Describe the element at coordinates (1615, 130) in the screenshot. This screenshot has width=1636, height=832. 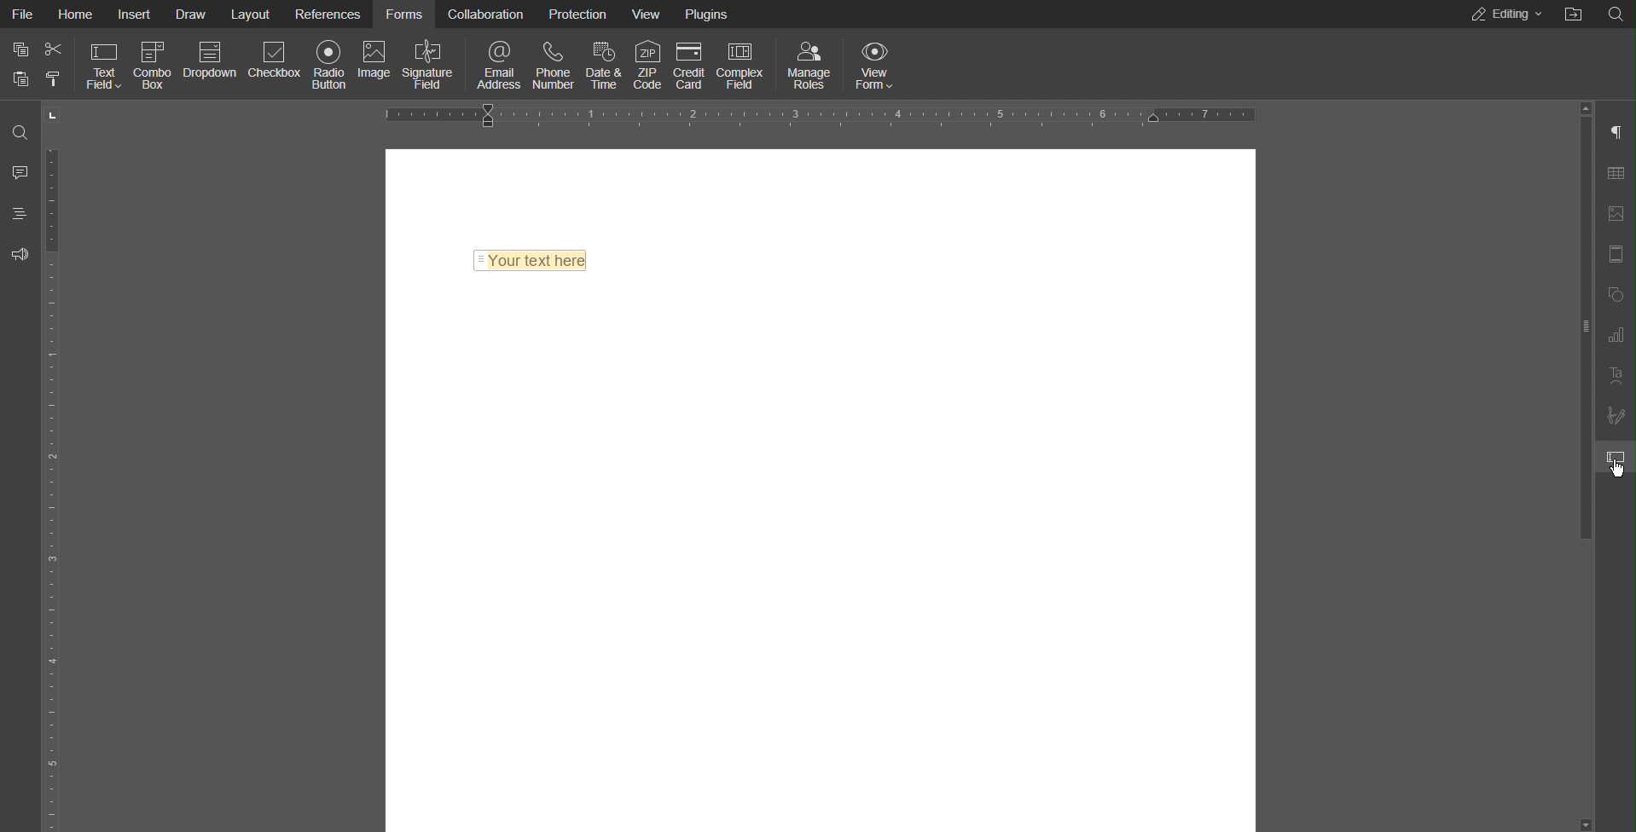
I see `Paragraph Settings` at that location.